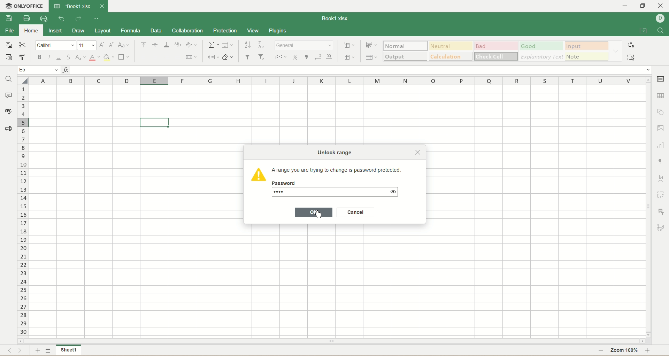  I want to click on home, so click(30, 31).